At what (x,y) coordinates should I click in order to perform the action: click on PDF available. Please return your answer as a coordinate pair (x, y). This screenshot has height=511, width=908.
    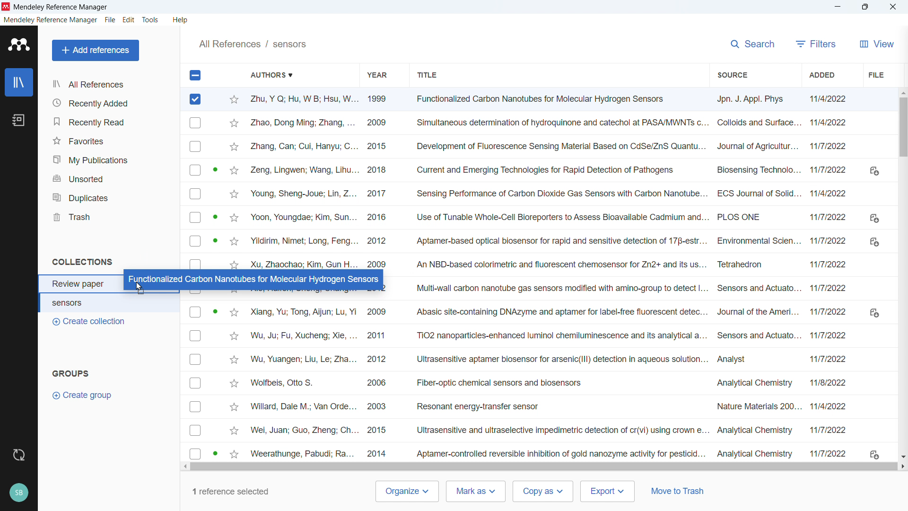
    Looking at the image, I should click on (215, 310).